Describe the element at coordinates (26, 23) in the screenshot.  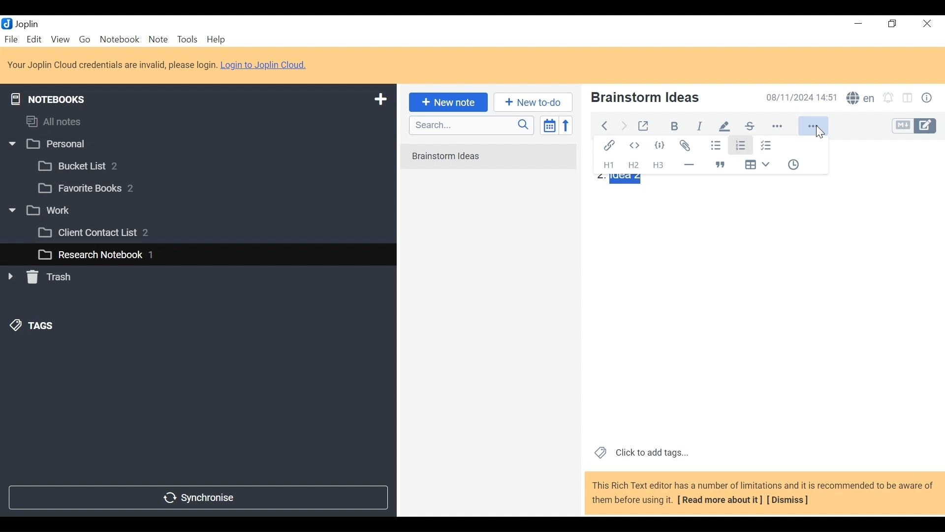
I see `Joplin Desktop Icon` at that location.